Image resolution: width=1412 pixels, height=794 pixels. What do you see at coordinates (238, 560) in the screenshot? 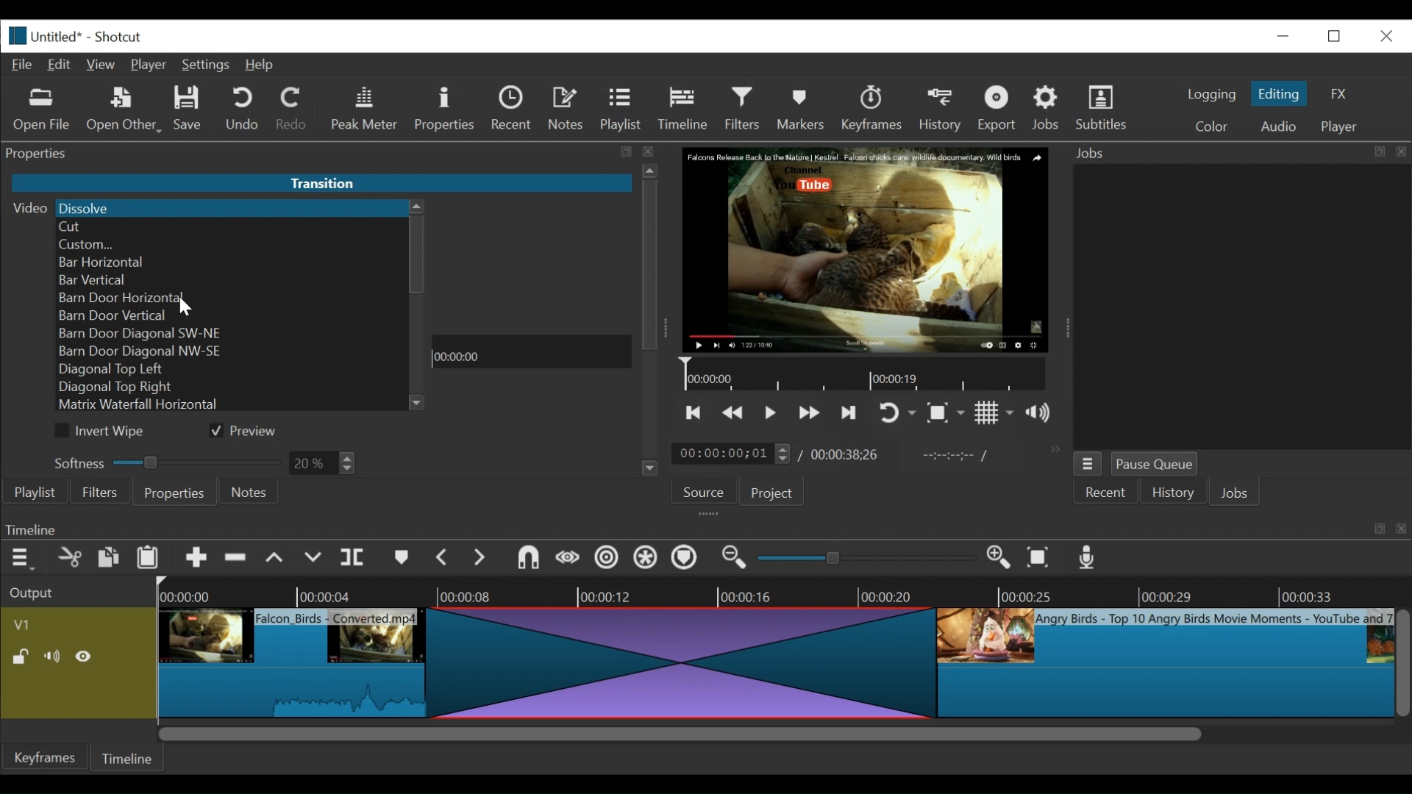
I see `Remove cut` at bounding box center [238, 560].